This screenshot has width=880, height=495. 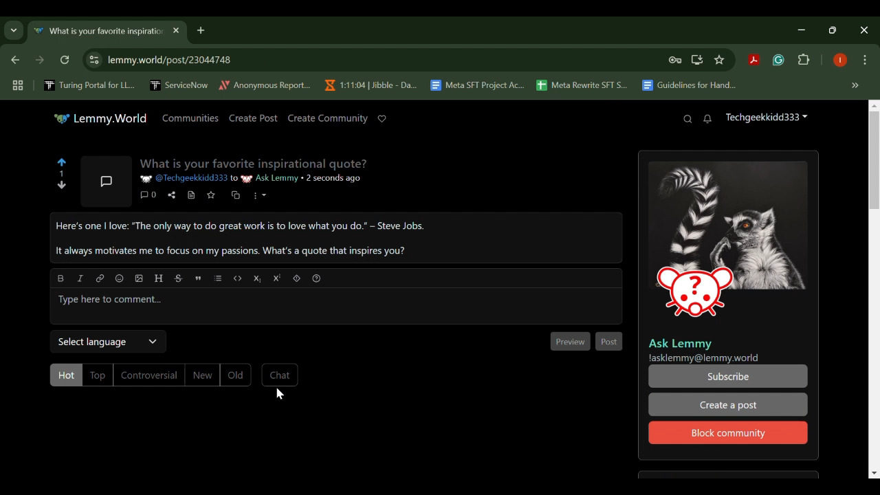 What do you see at coordinates (159, 278) in the screenshot?
I see `header` at bounding box center [159, 278].